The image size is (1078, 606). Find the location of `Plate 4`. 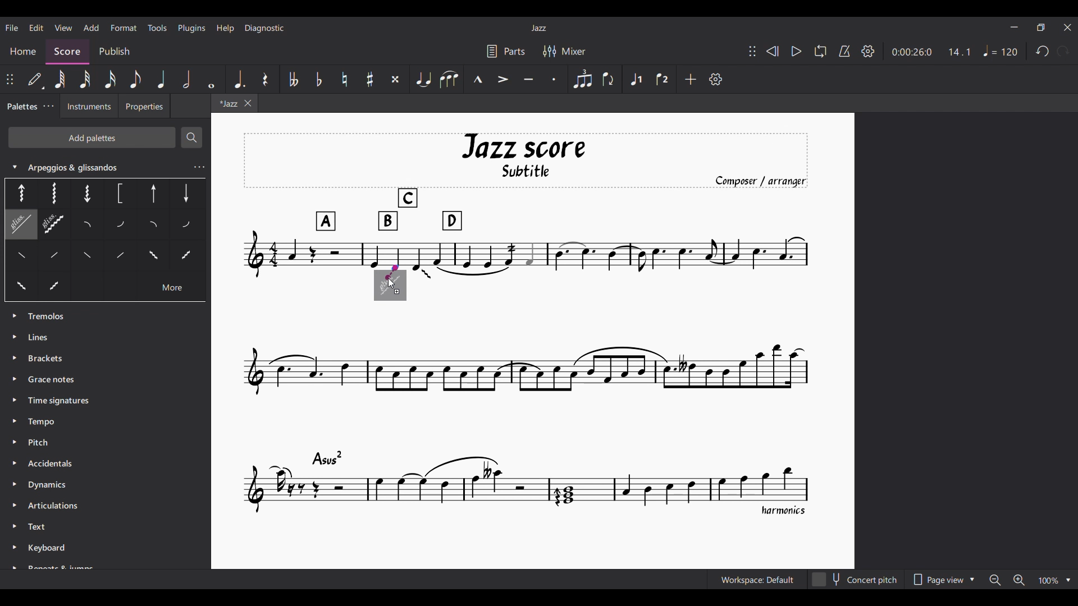

Plate 4 is located at coordinates (118, 194).